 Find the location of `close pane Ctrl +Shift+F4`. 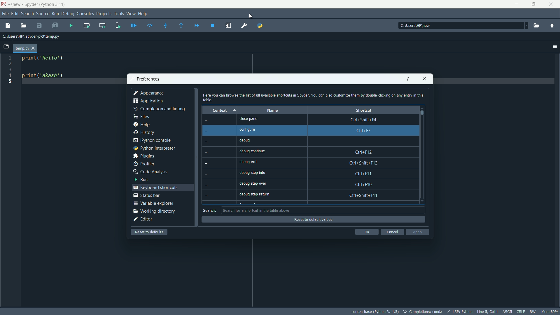

close pane Ctrl +Shift+F4 is located at coordinates (313, 119).